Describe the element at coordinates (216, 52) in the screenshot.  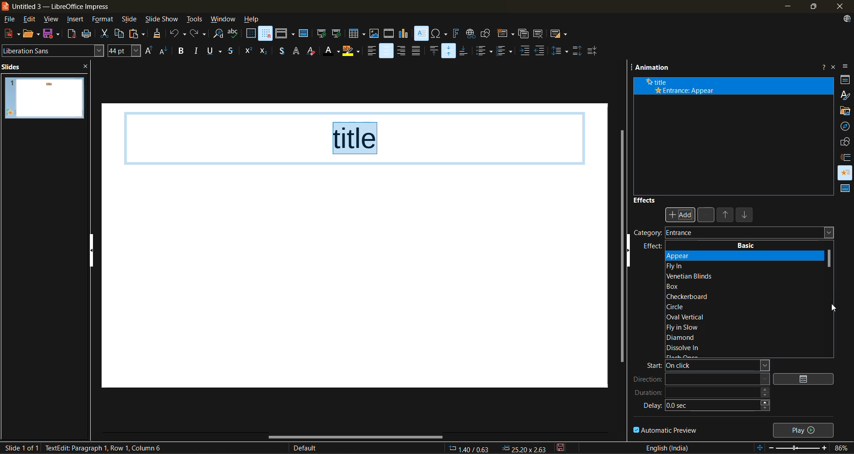
I see `underline` at that location.